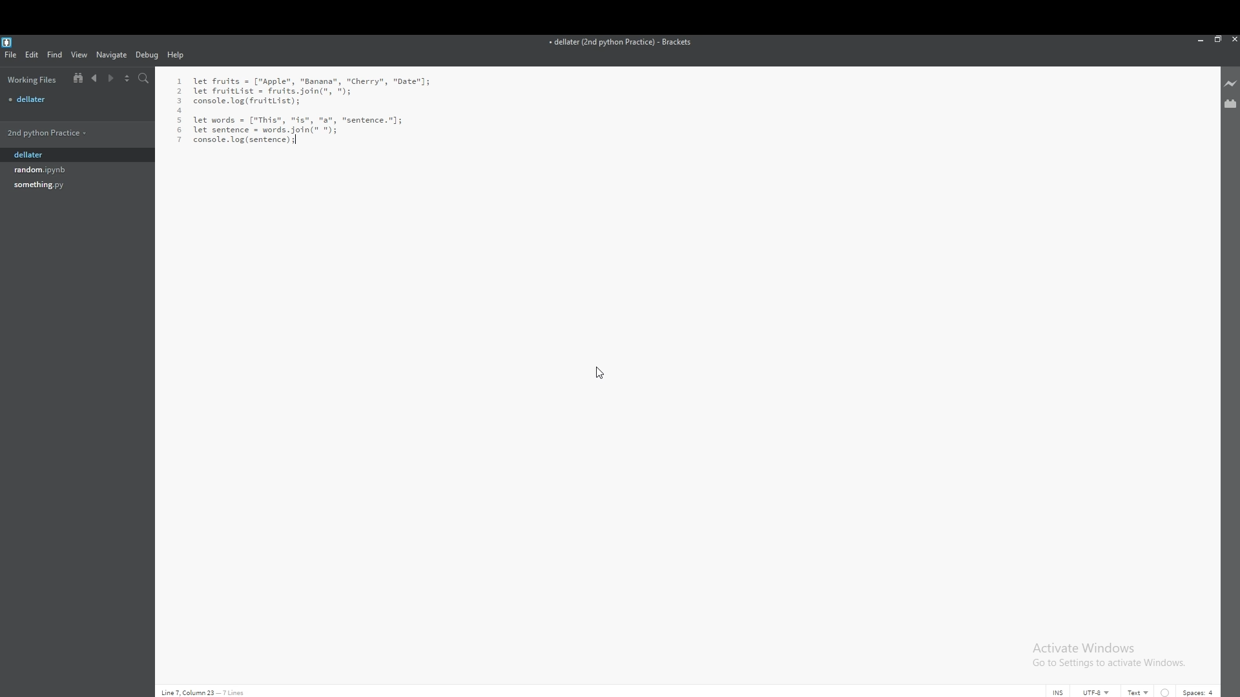 The image size is (1240, 697). Describe the element at coordinates (9, 41) in the screenshot. I see `bracket` at that location.